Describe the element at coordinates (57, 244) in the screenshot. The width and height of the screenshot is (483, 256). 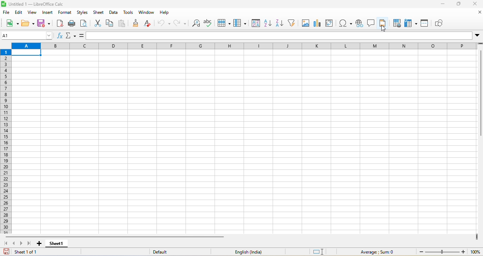
I see `sheet1` at that location.